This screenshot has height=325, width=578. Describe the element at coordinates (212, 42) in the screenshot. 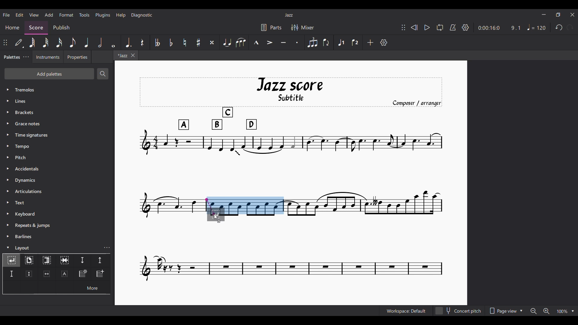

I see `Toggle double sharp` at that location.